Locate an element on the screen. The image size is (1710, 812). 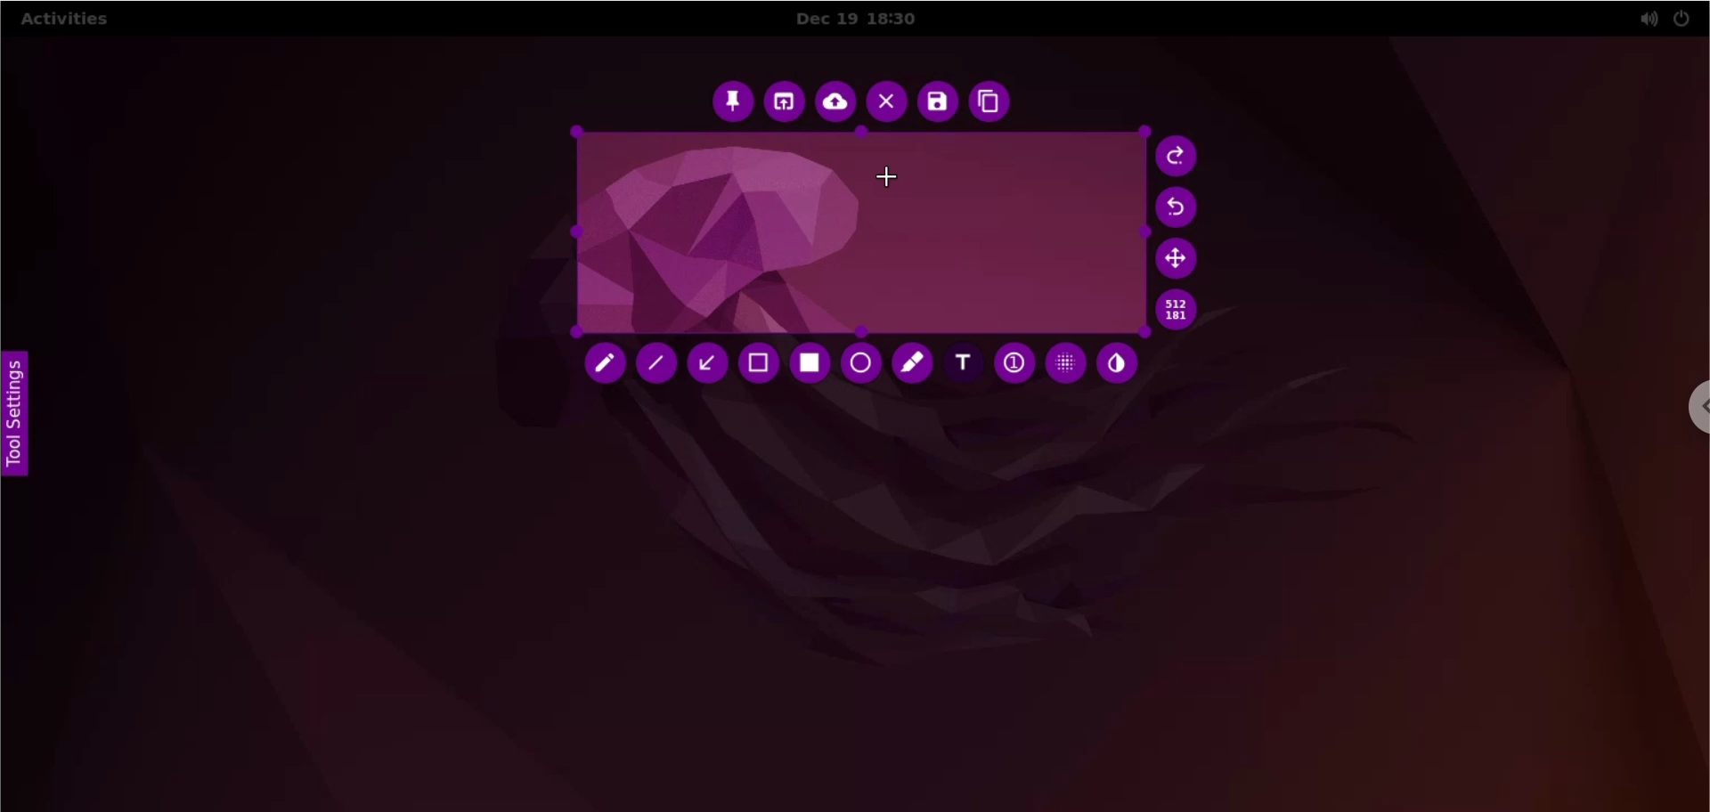
add text is located at coordinates (966, 361).